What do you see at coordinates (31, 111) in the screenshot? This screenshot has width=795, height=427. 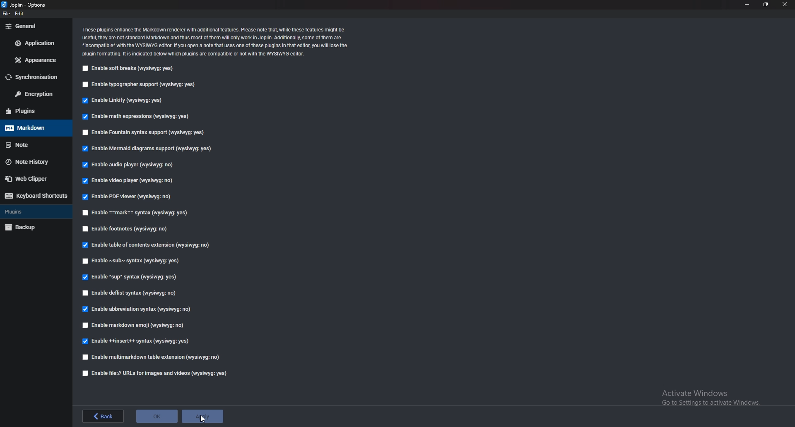 I see `Plugins` at bounding box center [31, 111].